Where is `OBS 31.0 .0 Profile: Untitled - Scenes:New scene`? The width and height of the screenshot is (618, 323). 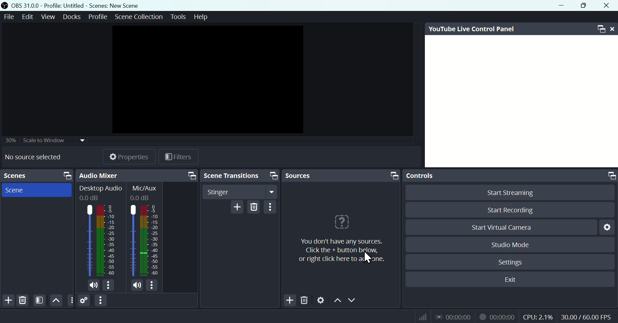 OBS 31.0 .0 Profile: Untitled - Scenes:New scene is located at coordinates (77, 5).